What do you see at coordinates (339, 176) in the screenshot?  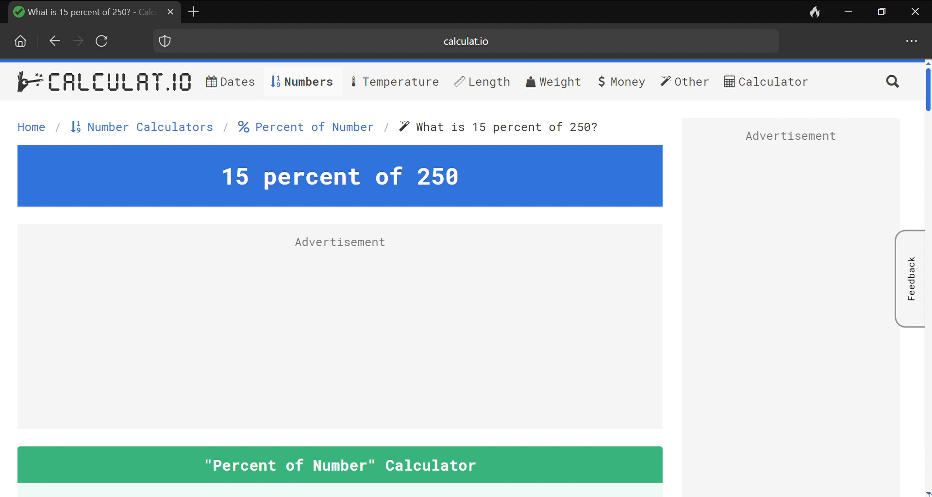 I see `15 percent of 250` at bounding box center [339, 176].